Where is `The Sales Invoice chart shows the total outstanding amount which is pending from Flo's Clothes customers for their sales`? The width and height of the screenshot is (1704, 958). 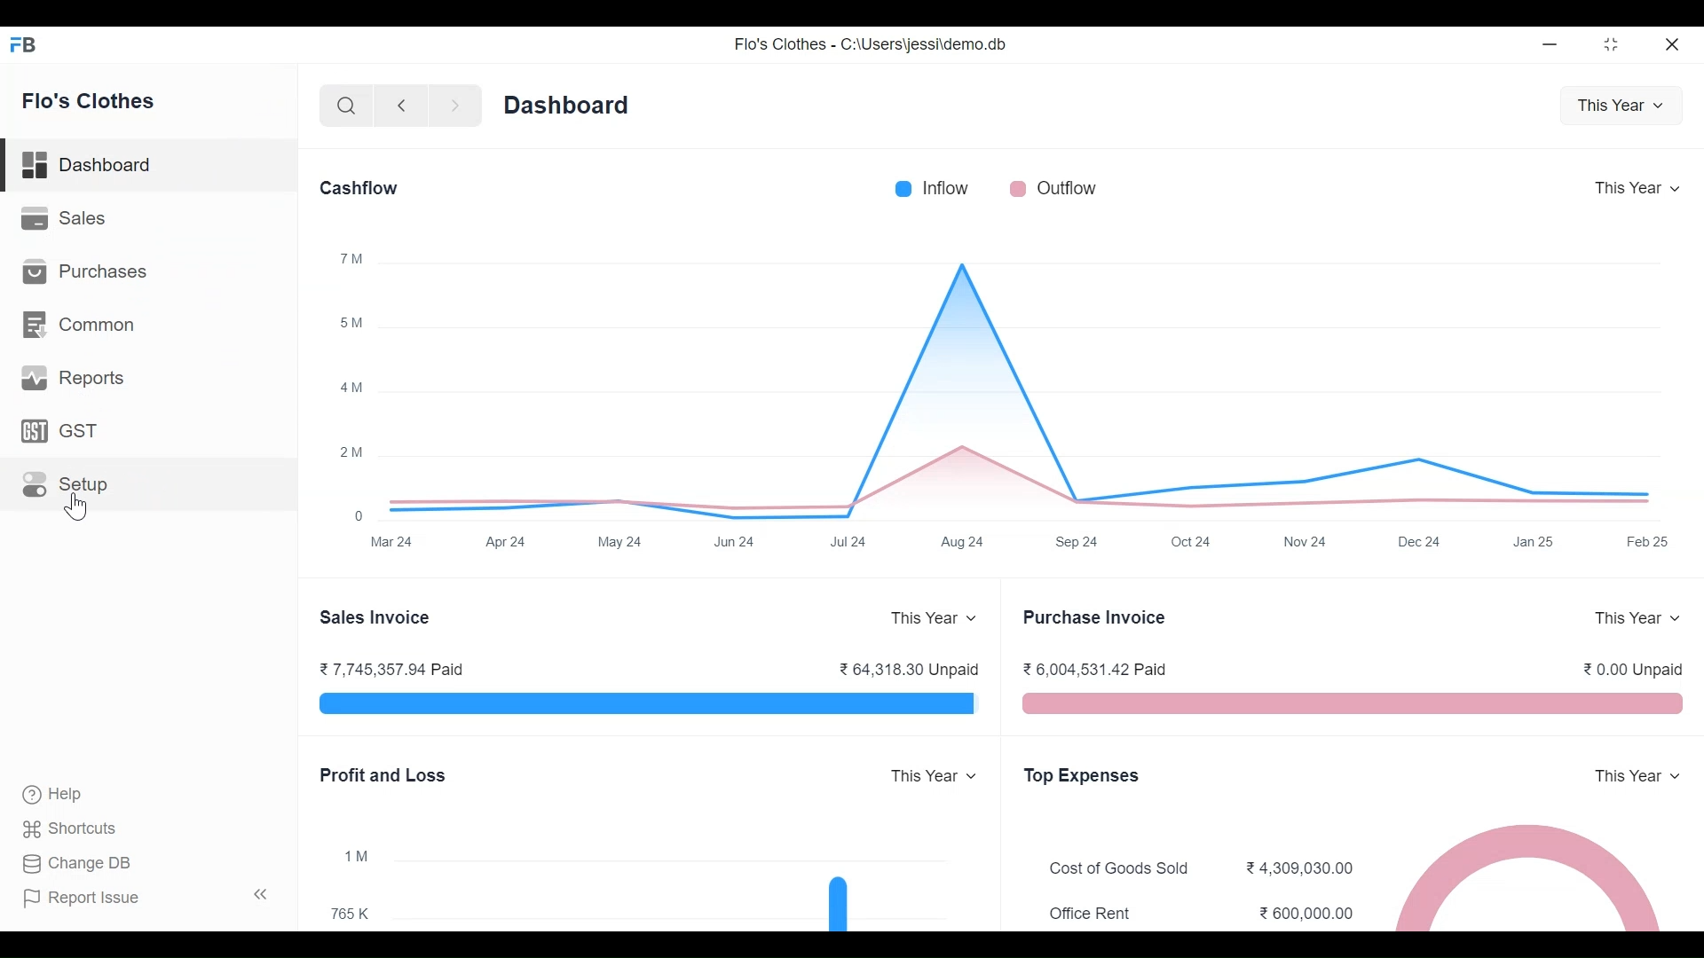 The Sales Invoice chart shows the total outstanding amount which is pending from Flo's Clothes customers for their sales is located at coordinates (651, 705).